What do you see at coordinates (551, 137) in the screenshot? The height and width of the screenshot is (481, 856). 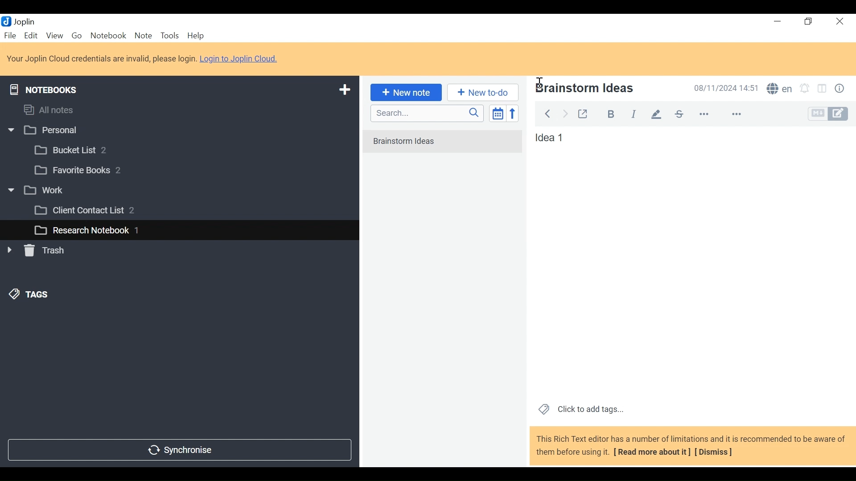 I see `Note View` at bounding box center [551, 137].